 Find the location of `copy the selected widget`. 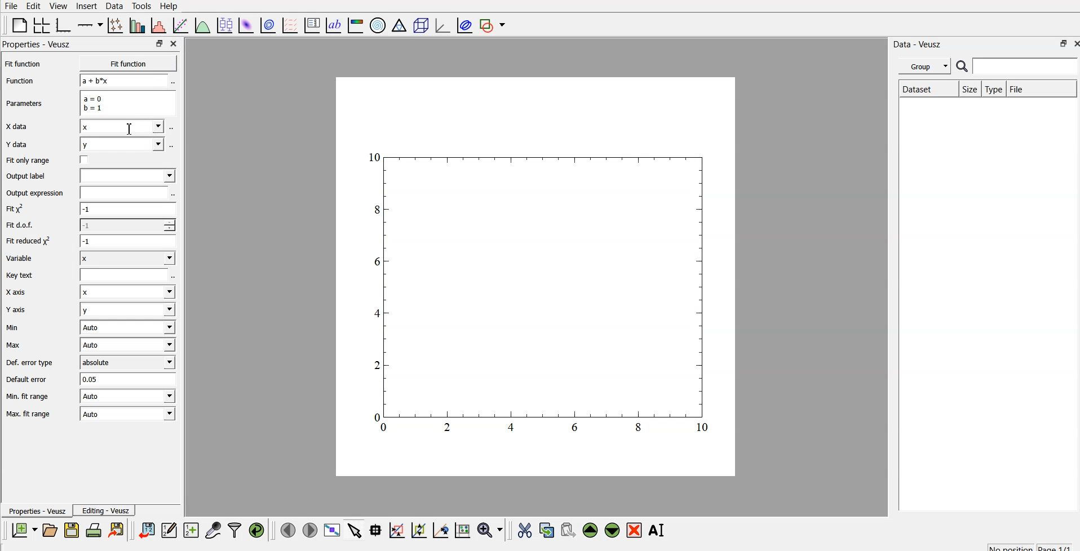

copy the selected widget is located at coordinates (547, 531).